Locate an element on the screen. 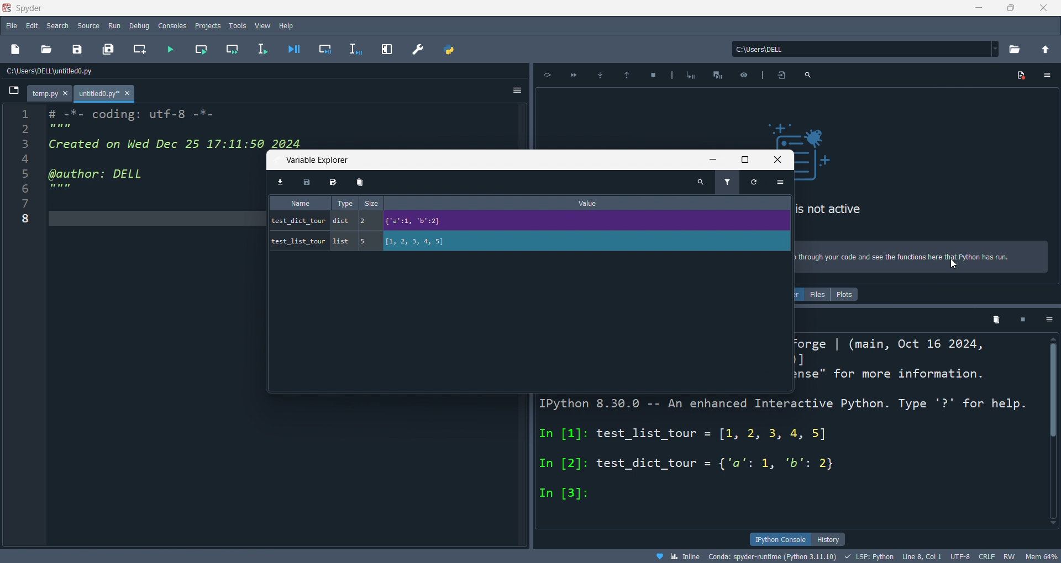  test_dict_tour  is located at coordinates (526, 223).